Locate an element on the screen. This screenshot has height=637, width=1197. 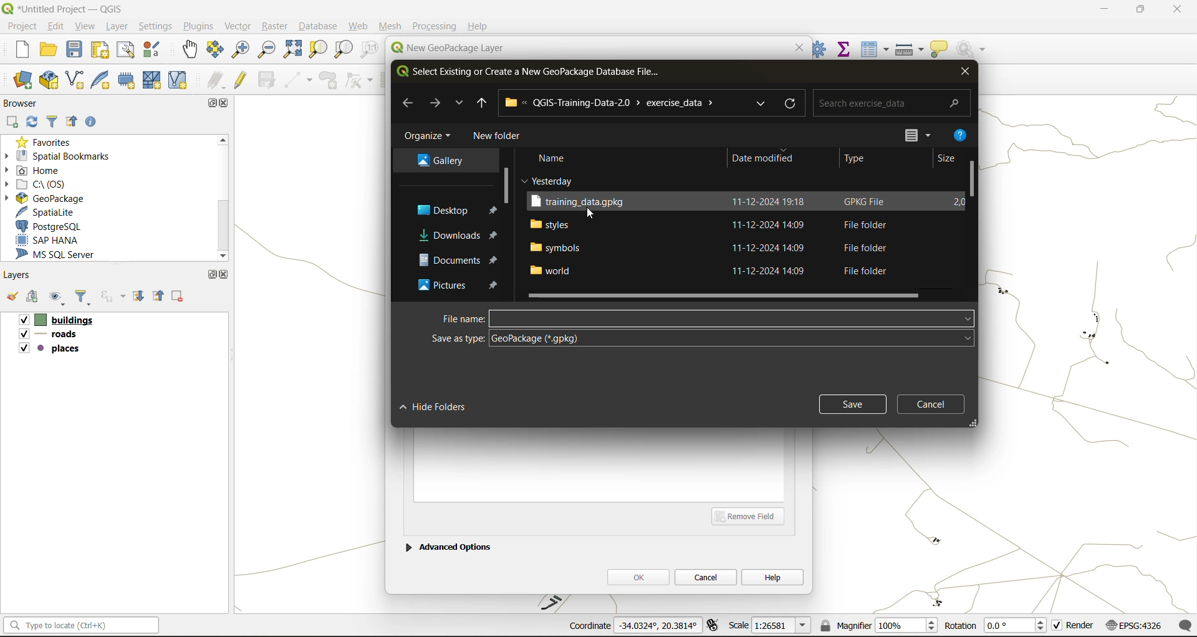
zoom layer is located at coordinates (344, 50).